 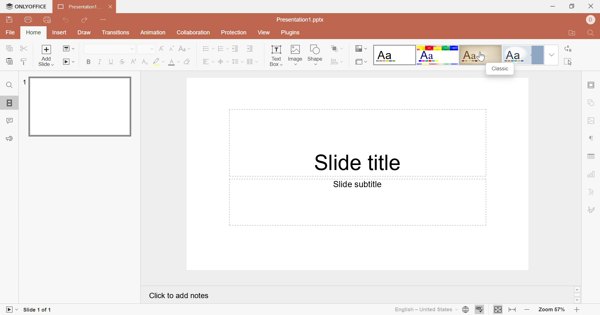 I want to click on Slideshow, so click(x=8, y=309).